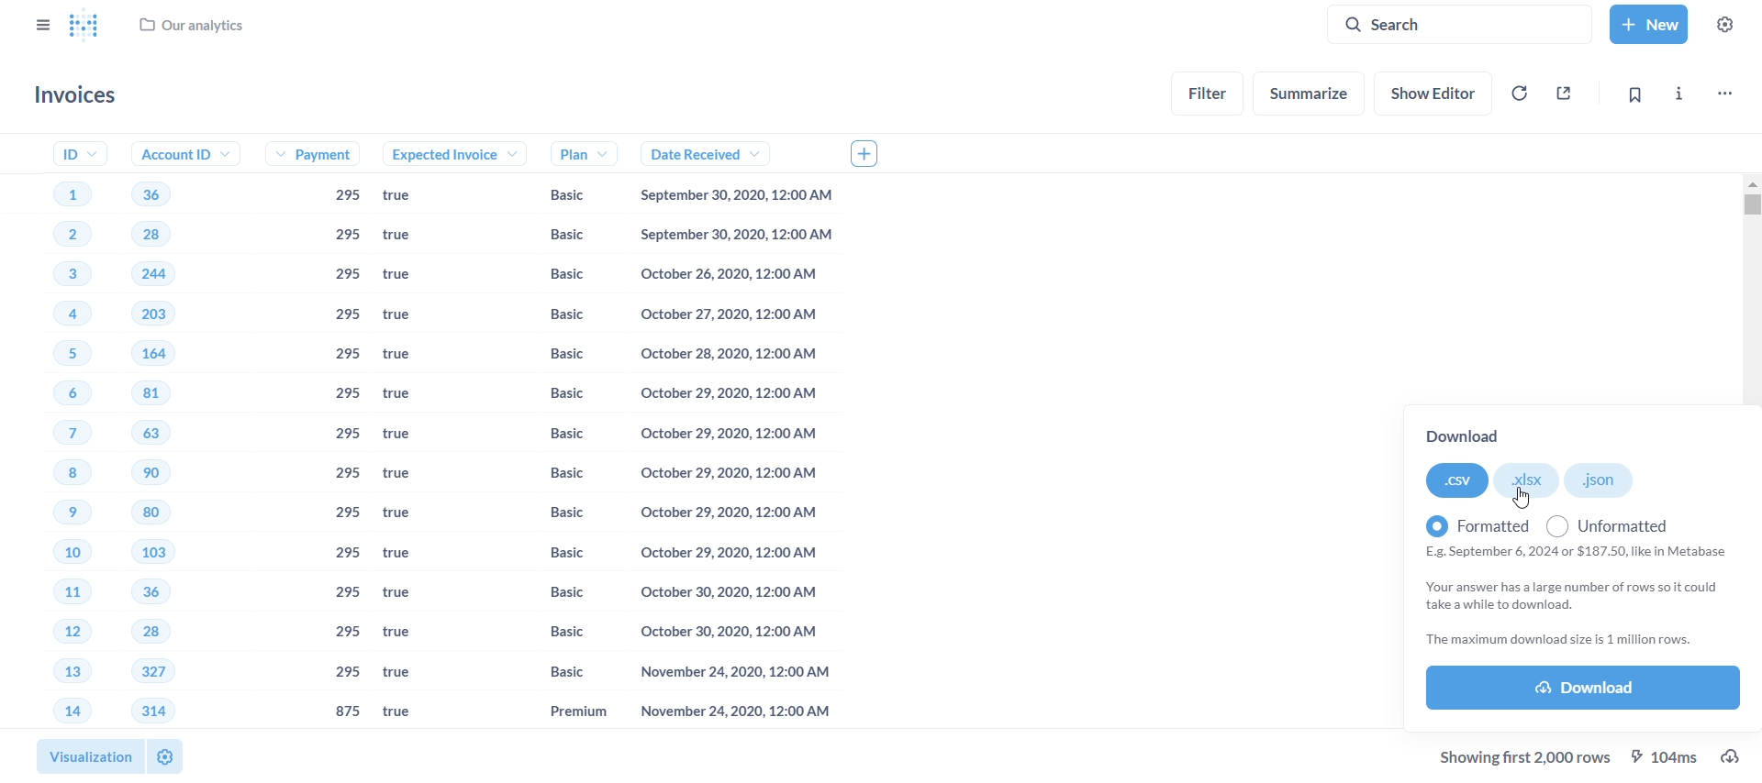 The image size is (1762, 783). What do you see at coordinates (47, 474) in the screenshot?
I see `8` at bounding box center [47, 474].